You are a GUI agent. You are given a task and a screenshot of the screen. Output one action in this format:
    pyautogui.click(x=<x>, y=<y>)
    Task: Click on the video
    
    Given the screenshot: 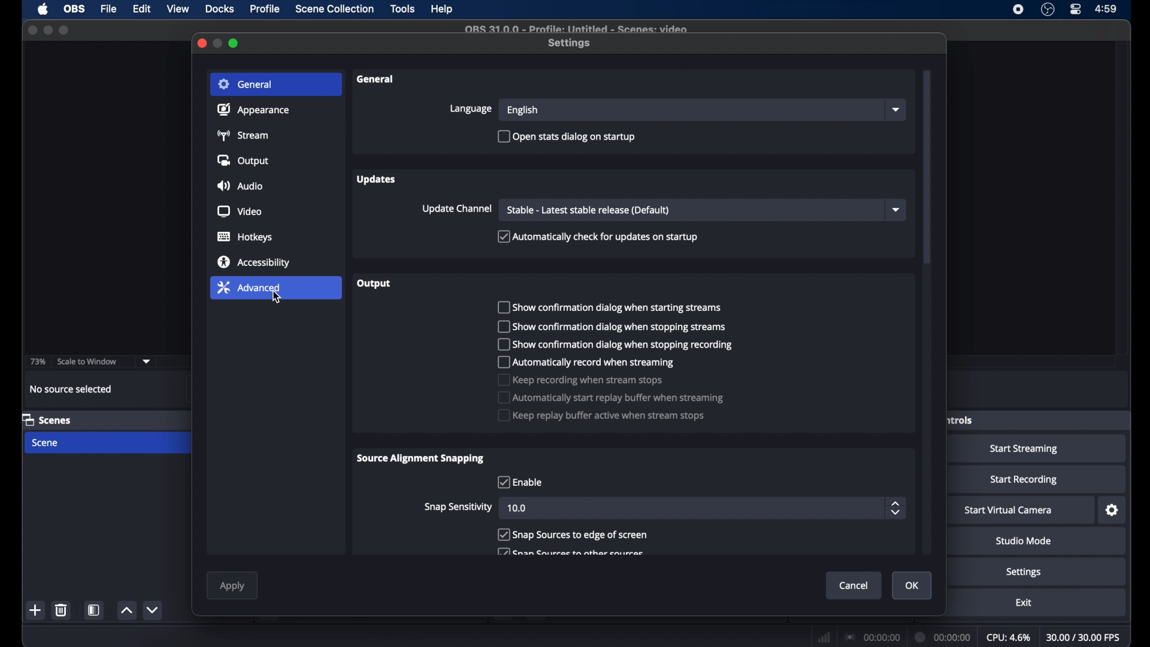 What is the action you would take?
    pyautogui.click(x=240, y=211)
    